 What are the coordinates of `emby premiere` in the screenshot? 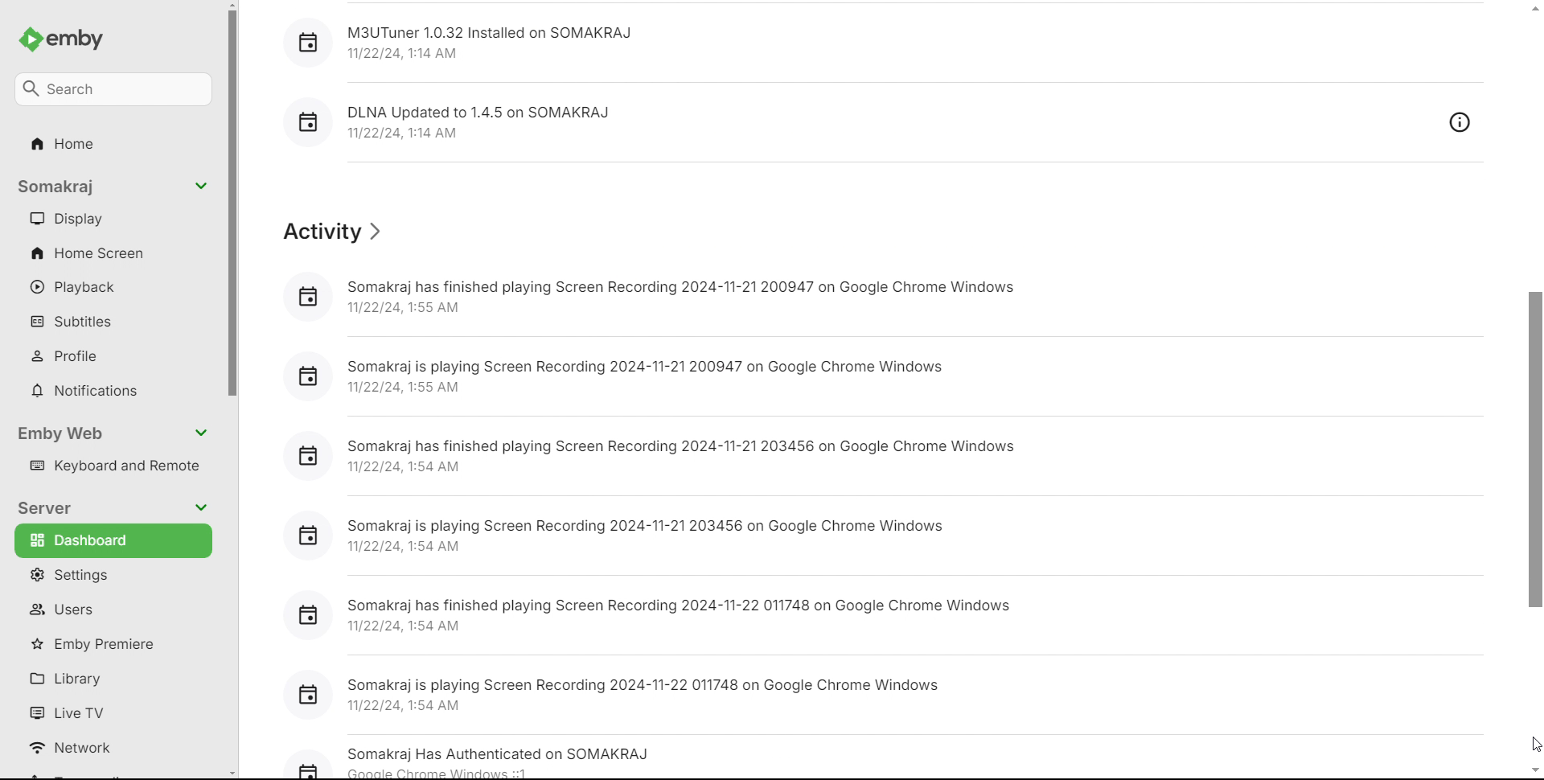 It's located at (109, 642).